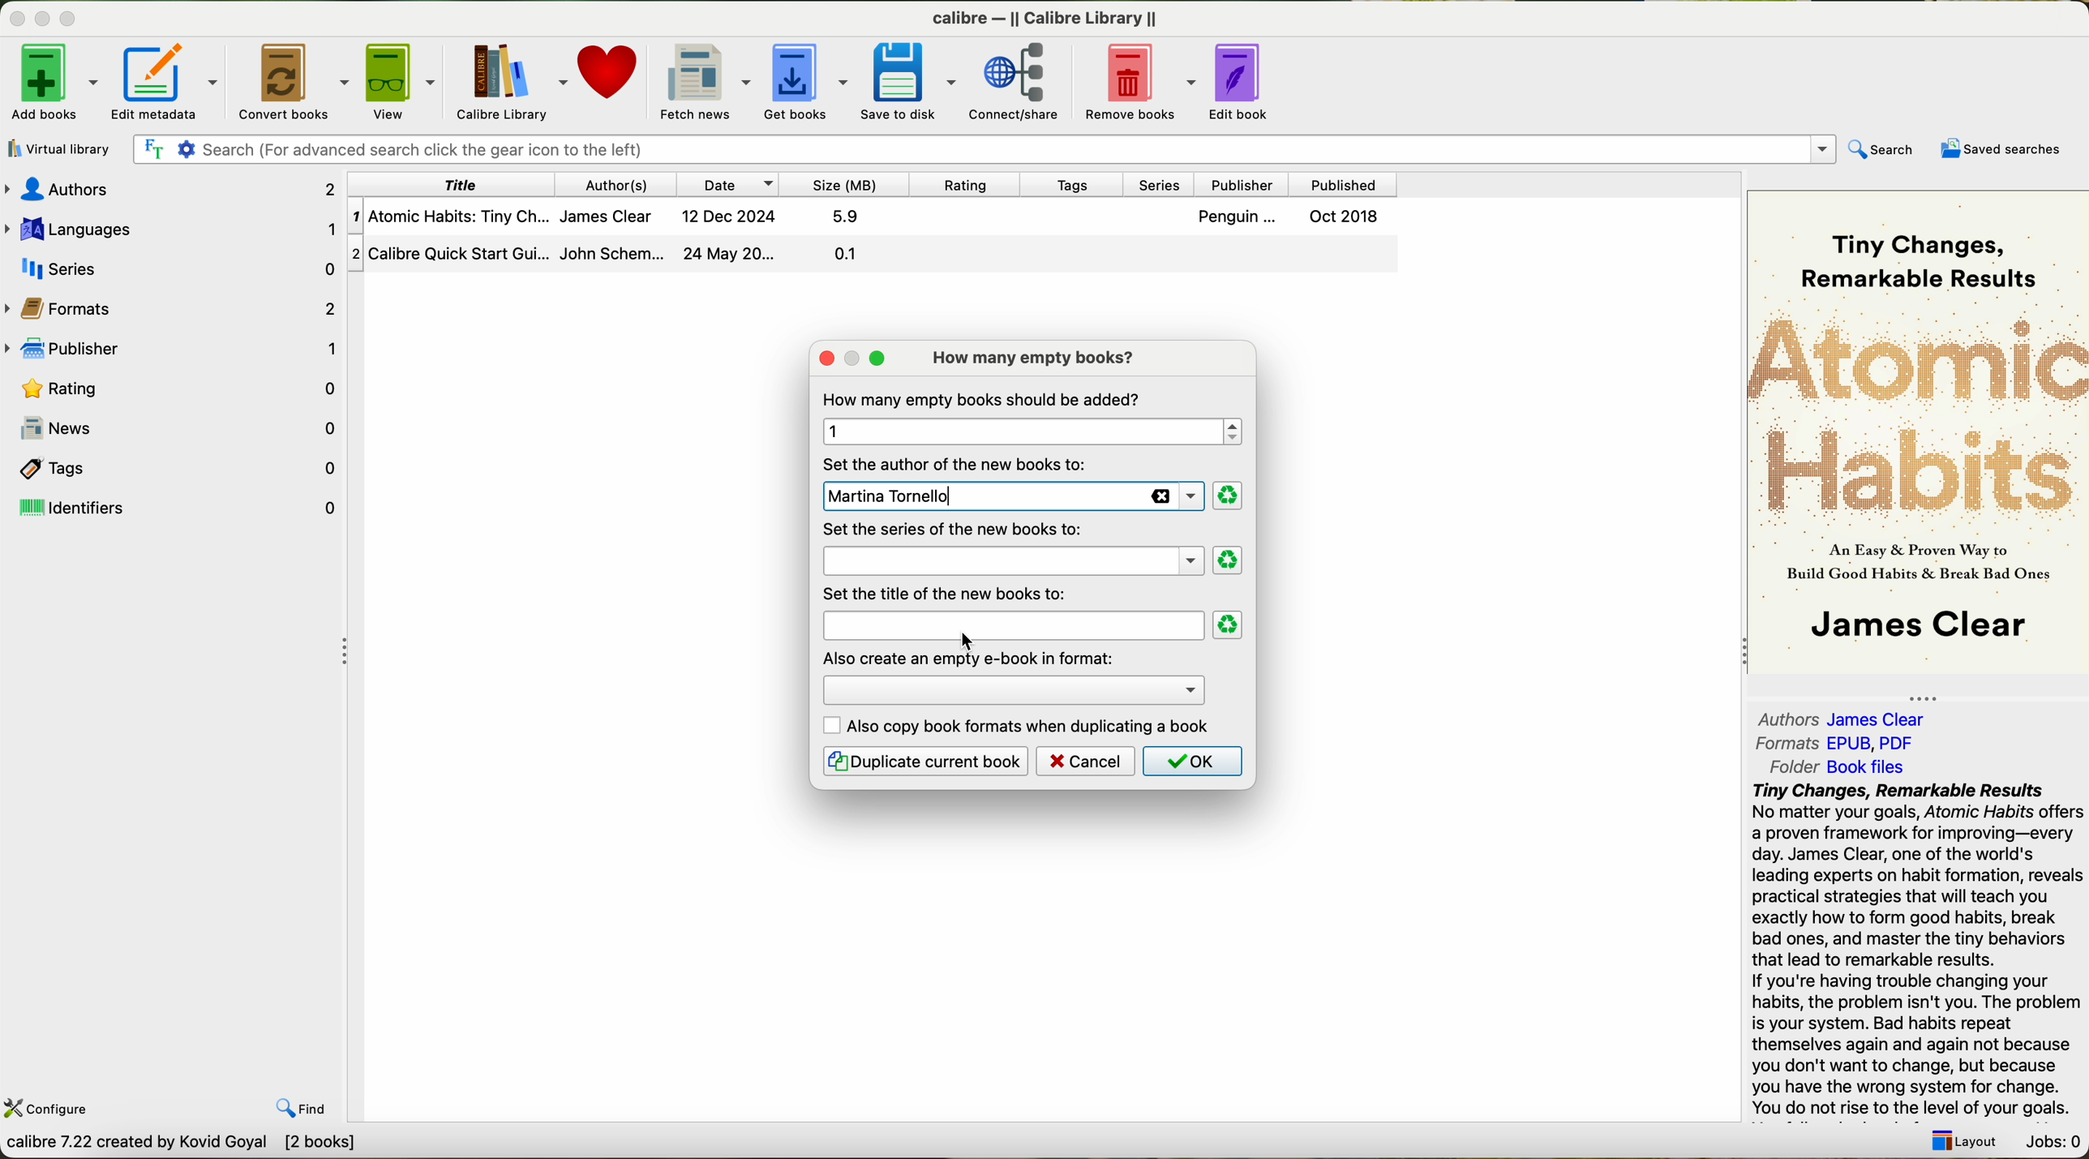 The width and height of the screenshot is (2089, 1159). I want to click on maximize, so click(878, 359).